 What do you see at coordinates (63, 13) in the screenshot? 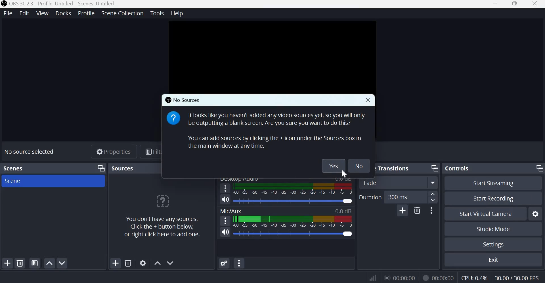
I see `Docks` at bounding box center [63, 13].